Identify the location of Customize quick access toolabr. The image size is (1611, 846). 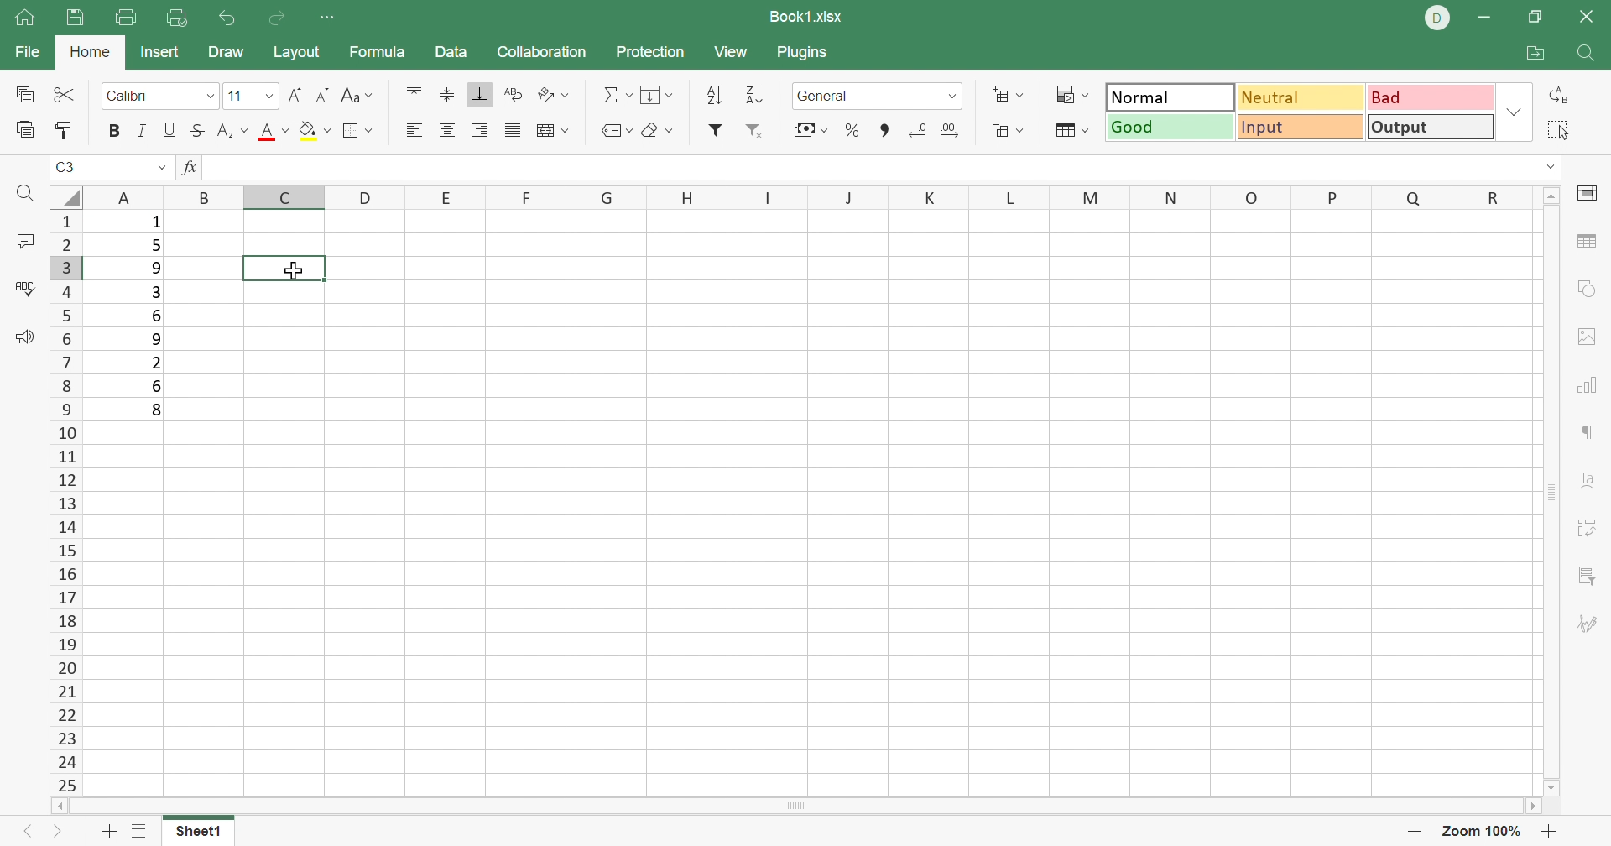
(330, 18).